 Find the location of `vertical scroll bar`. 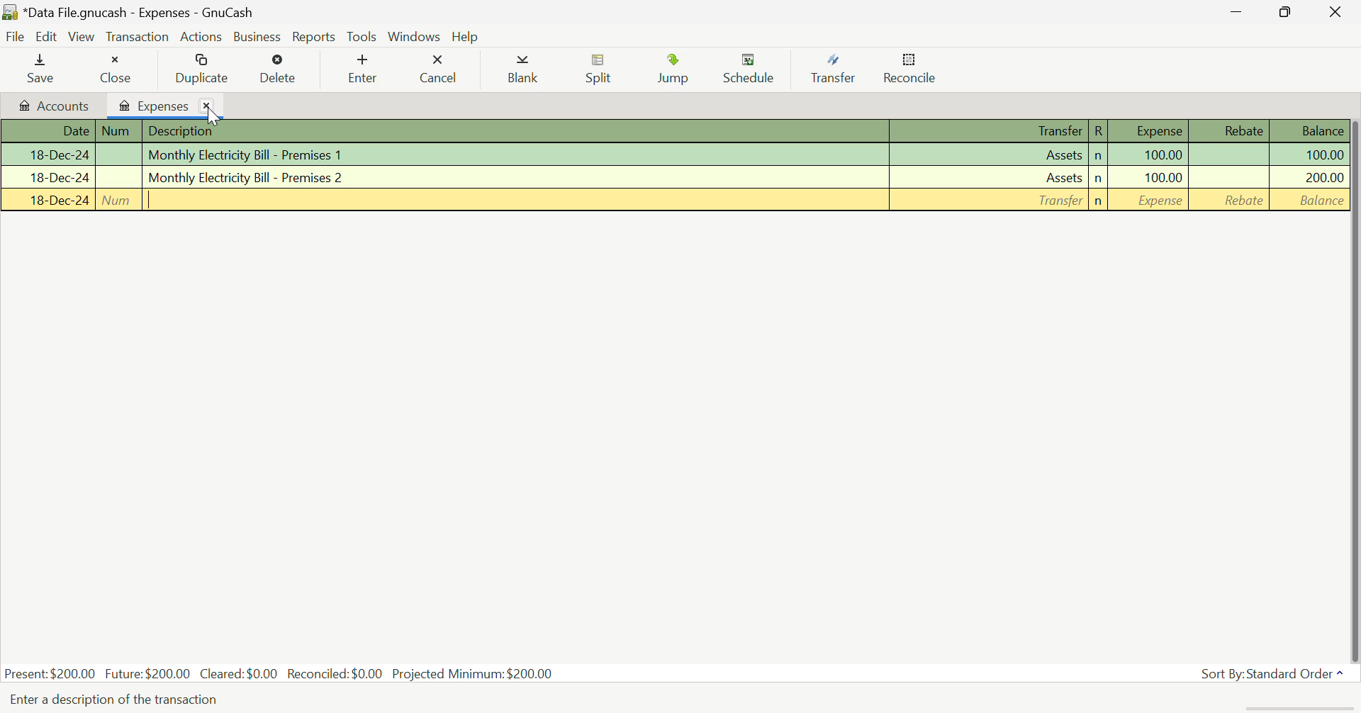

vertical scroll bar is located at coordinates (1352, 388).